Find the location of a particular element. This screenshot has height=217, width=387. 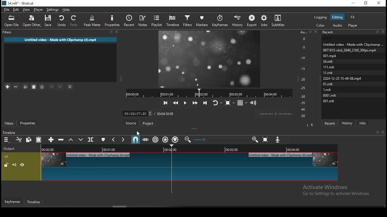

skip to the previous point is located at coordinates (164, 102).